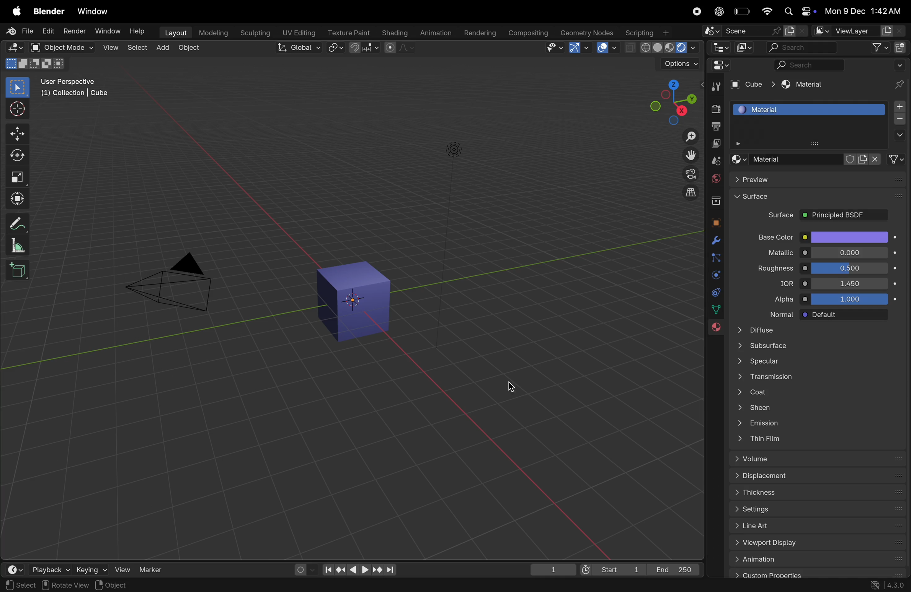 The width and height of the screenshot is (911, 592). Describe the element at coordinates (898, 159) in the screenshot. I see `link` at that location.